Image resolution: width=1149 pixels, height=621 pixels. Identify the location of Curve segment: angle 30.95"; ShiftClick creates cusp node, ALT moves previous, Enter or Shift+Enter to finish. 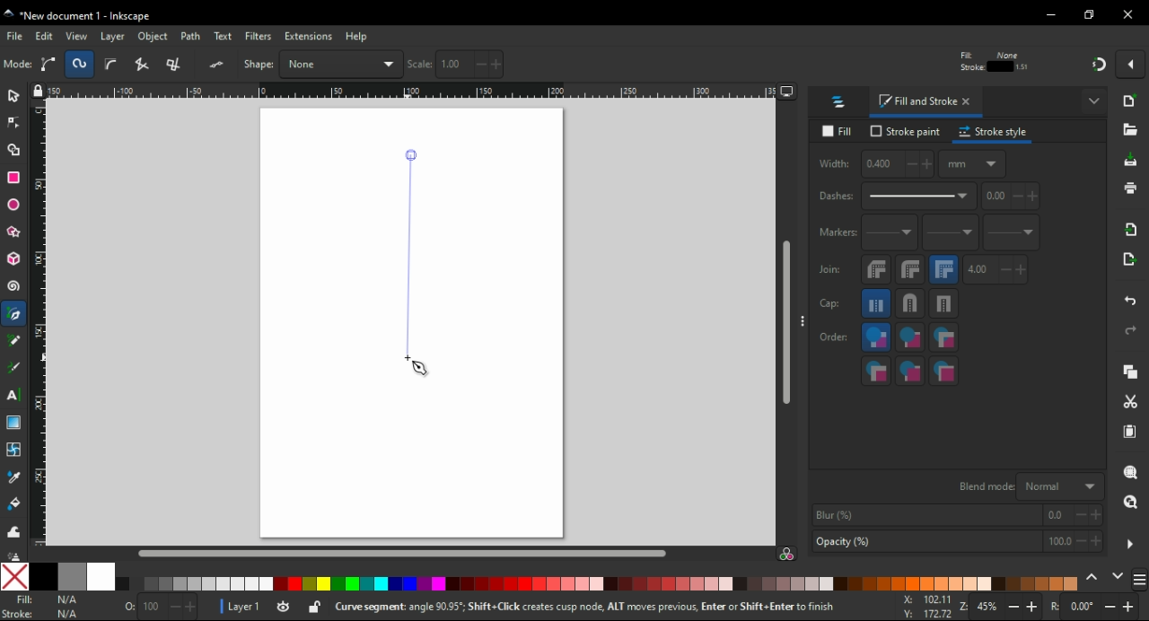
(573, 608).